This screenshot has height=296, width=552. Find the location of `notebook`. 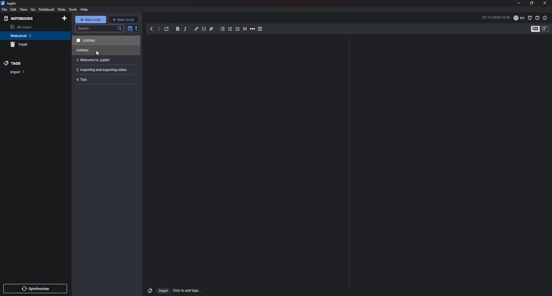

notebook is located at coordinates (47, 9).